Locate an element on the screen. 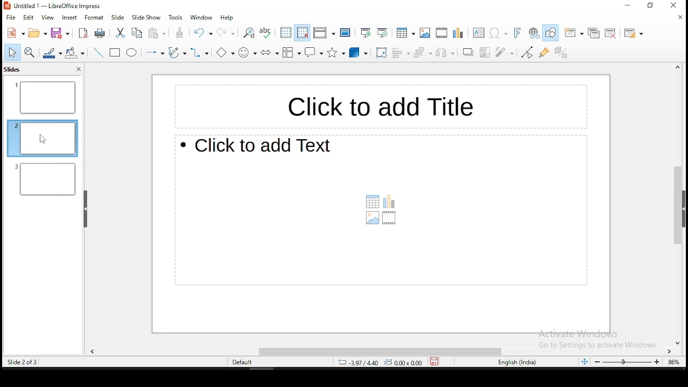 This screenshot has height=387, width=688. window is located at coordinates (202, 17).